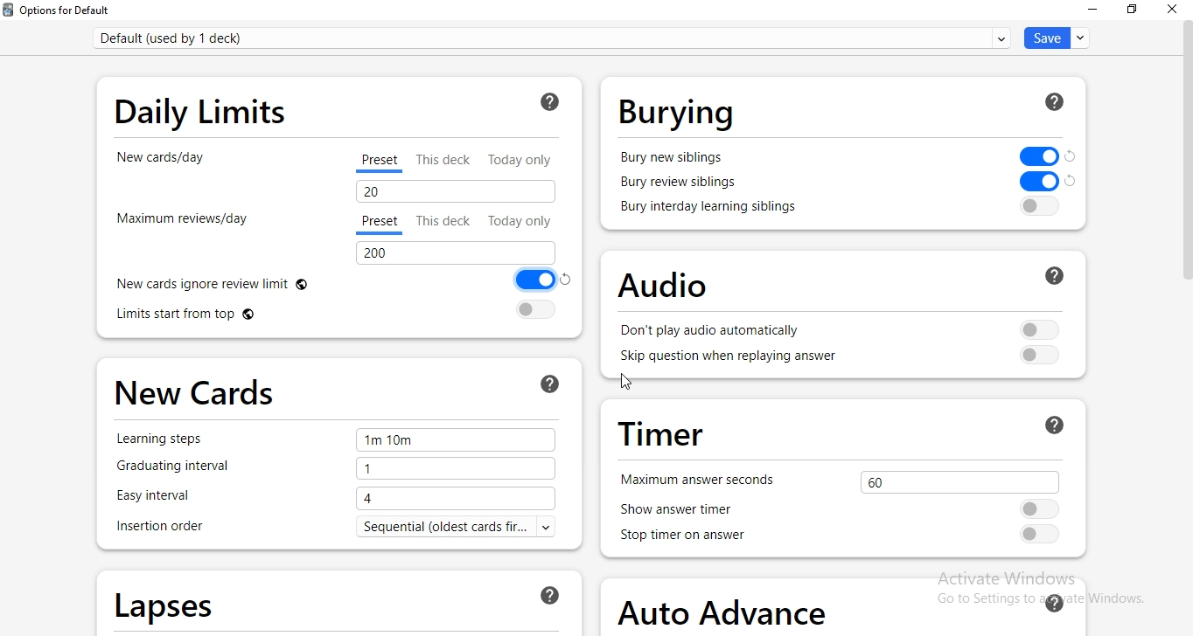 This screenshot has height=636, width=1193. I want to click on new cards, so click(196, 387).